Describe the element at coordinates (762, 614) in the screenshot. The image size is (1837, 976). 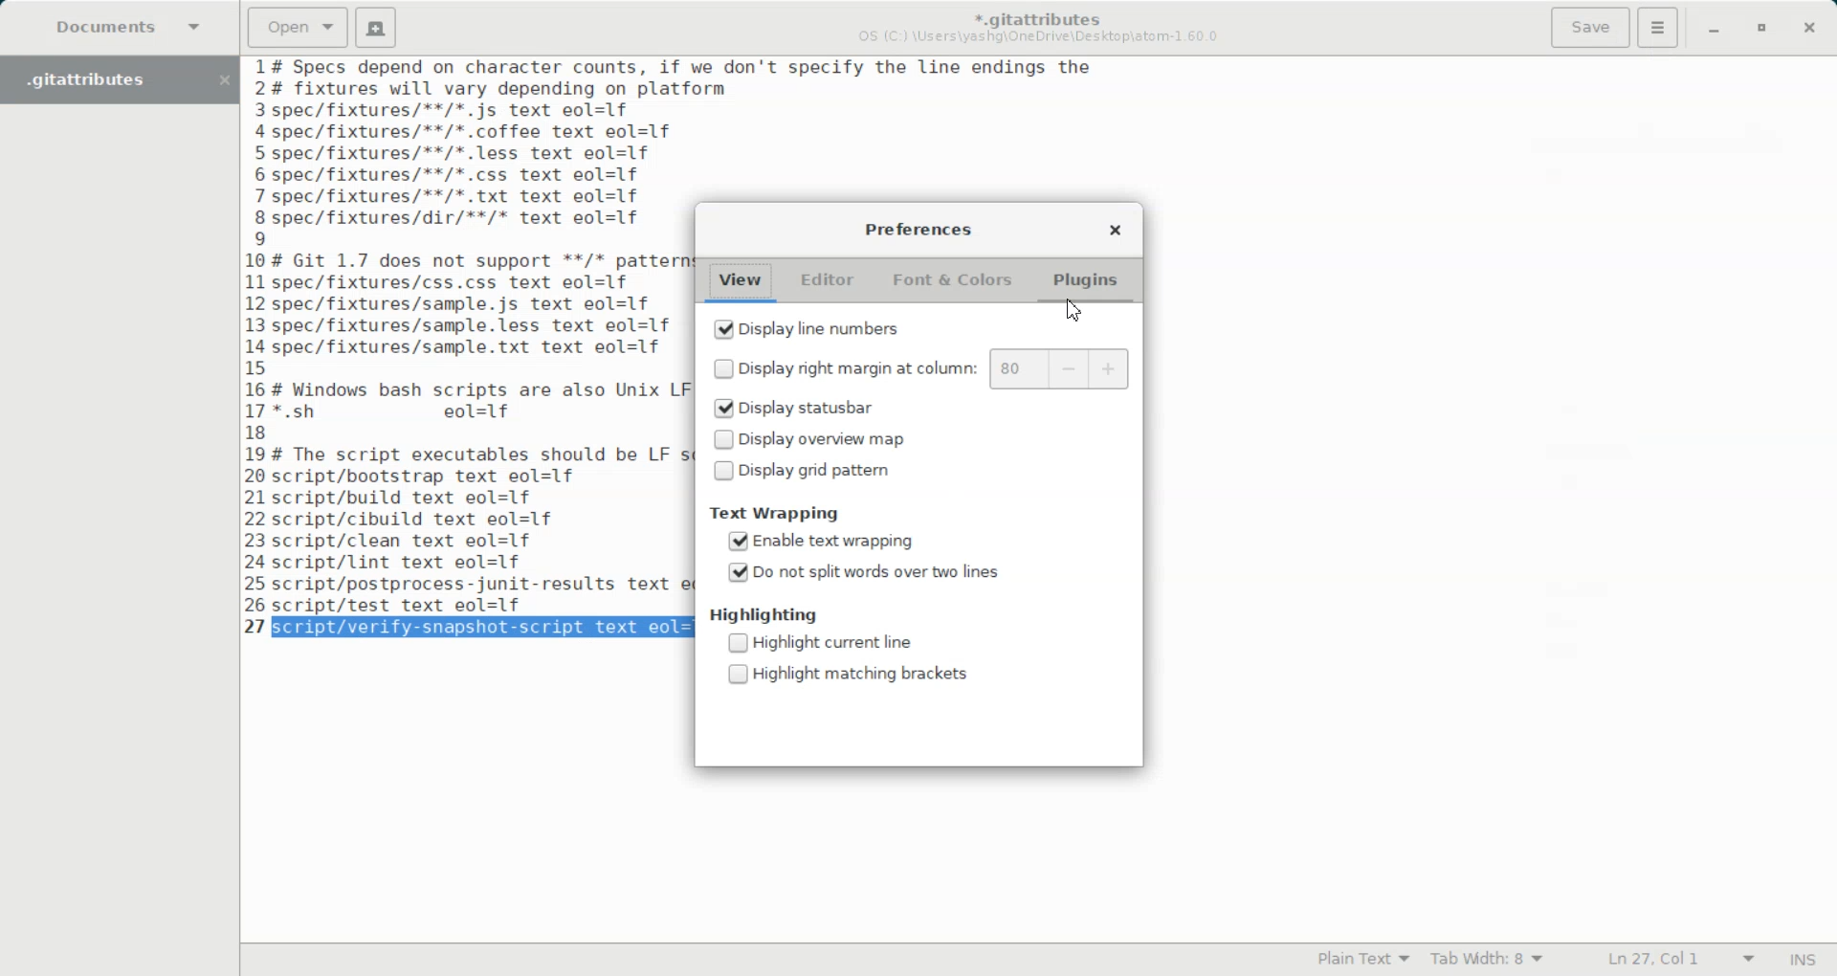
I see `Highlighting` at that location.